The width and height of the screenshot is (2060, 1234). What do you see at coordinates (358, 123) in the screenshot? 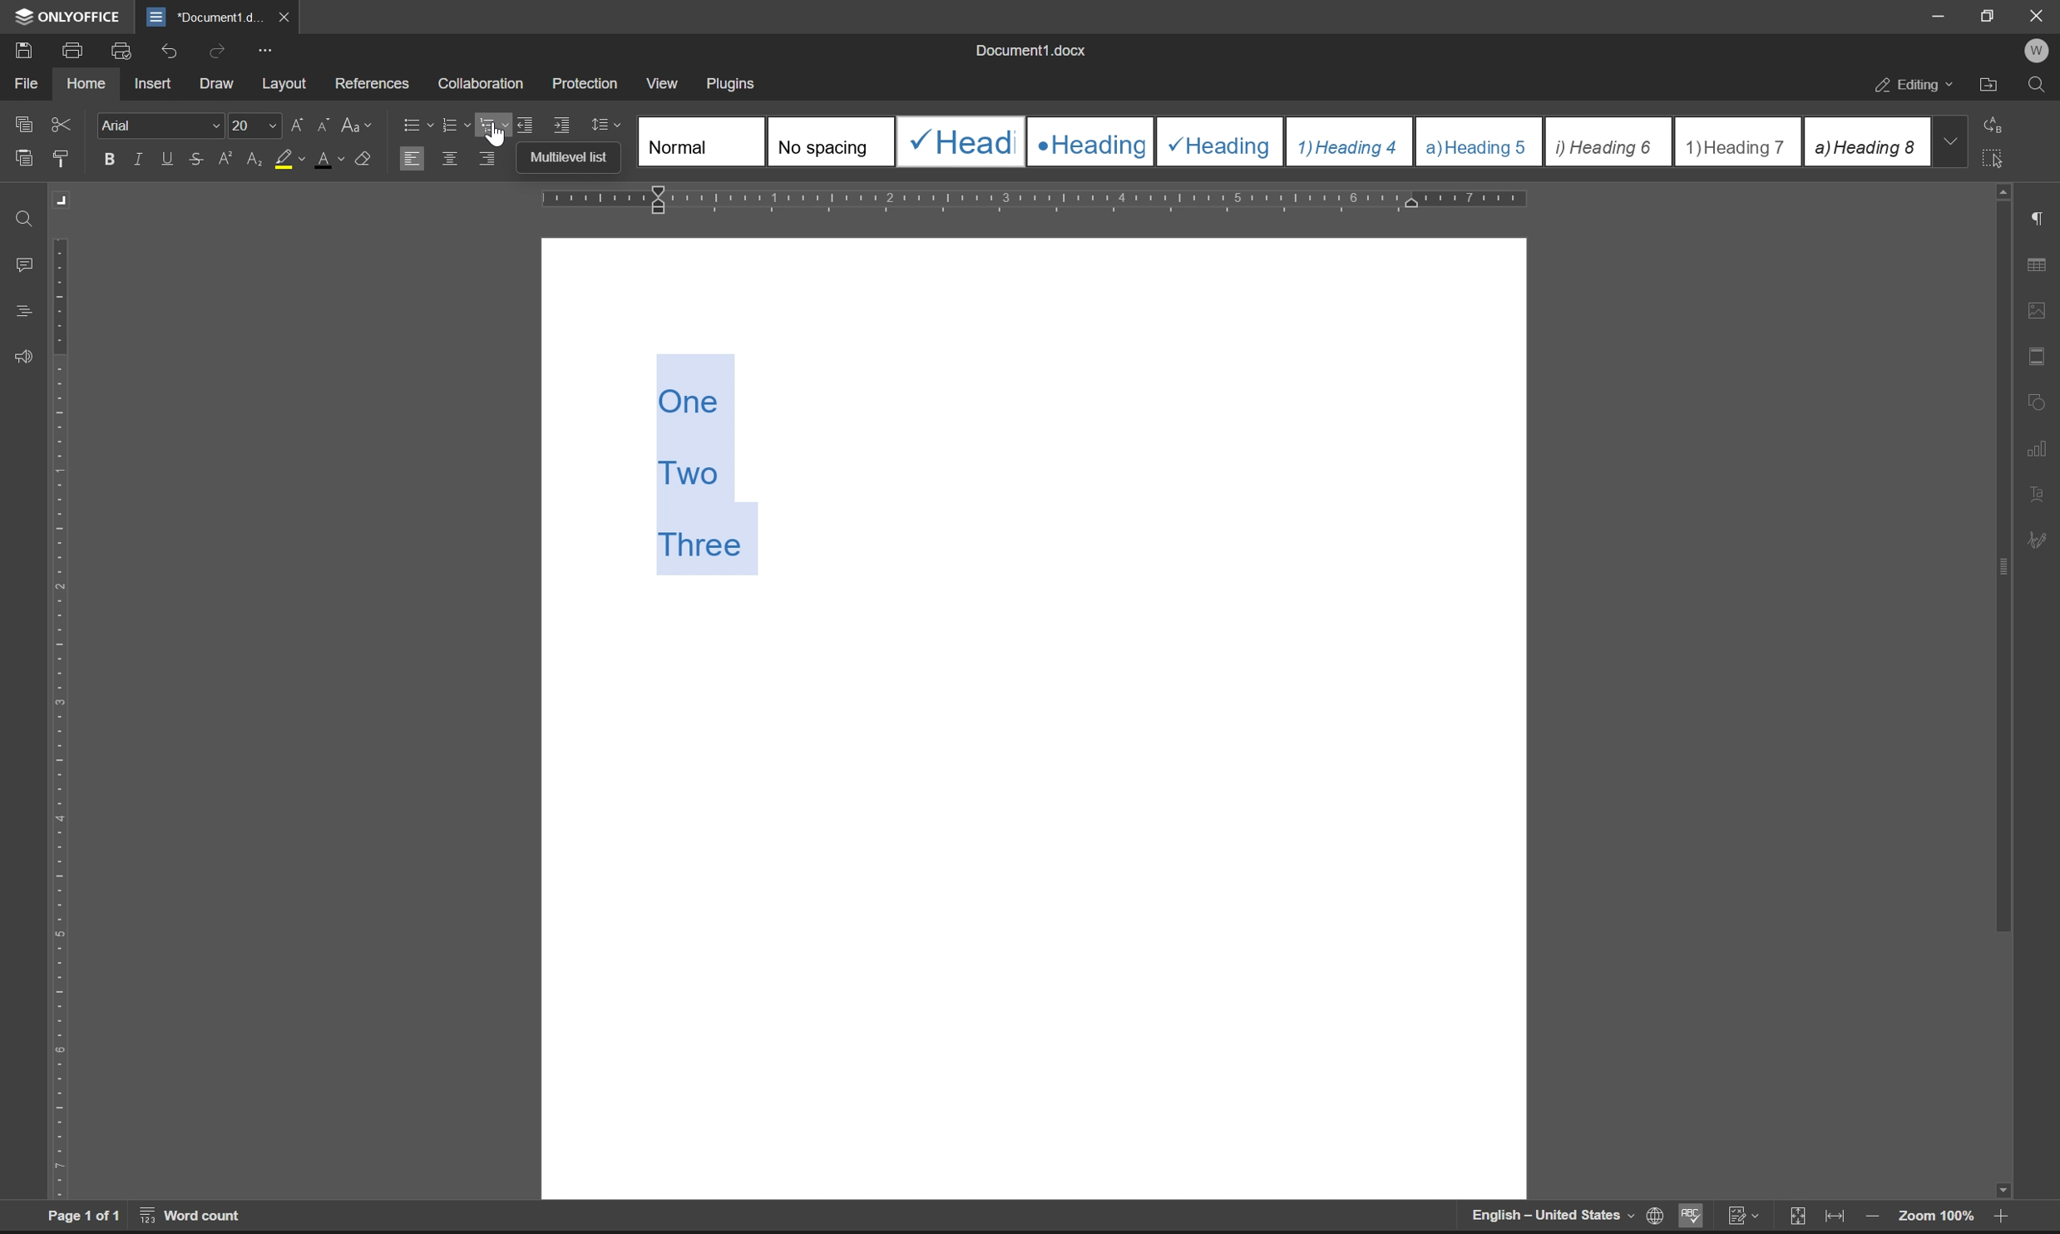
I see `change case` at bounding box center [358, 123].